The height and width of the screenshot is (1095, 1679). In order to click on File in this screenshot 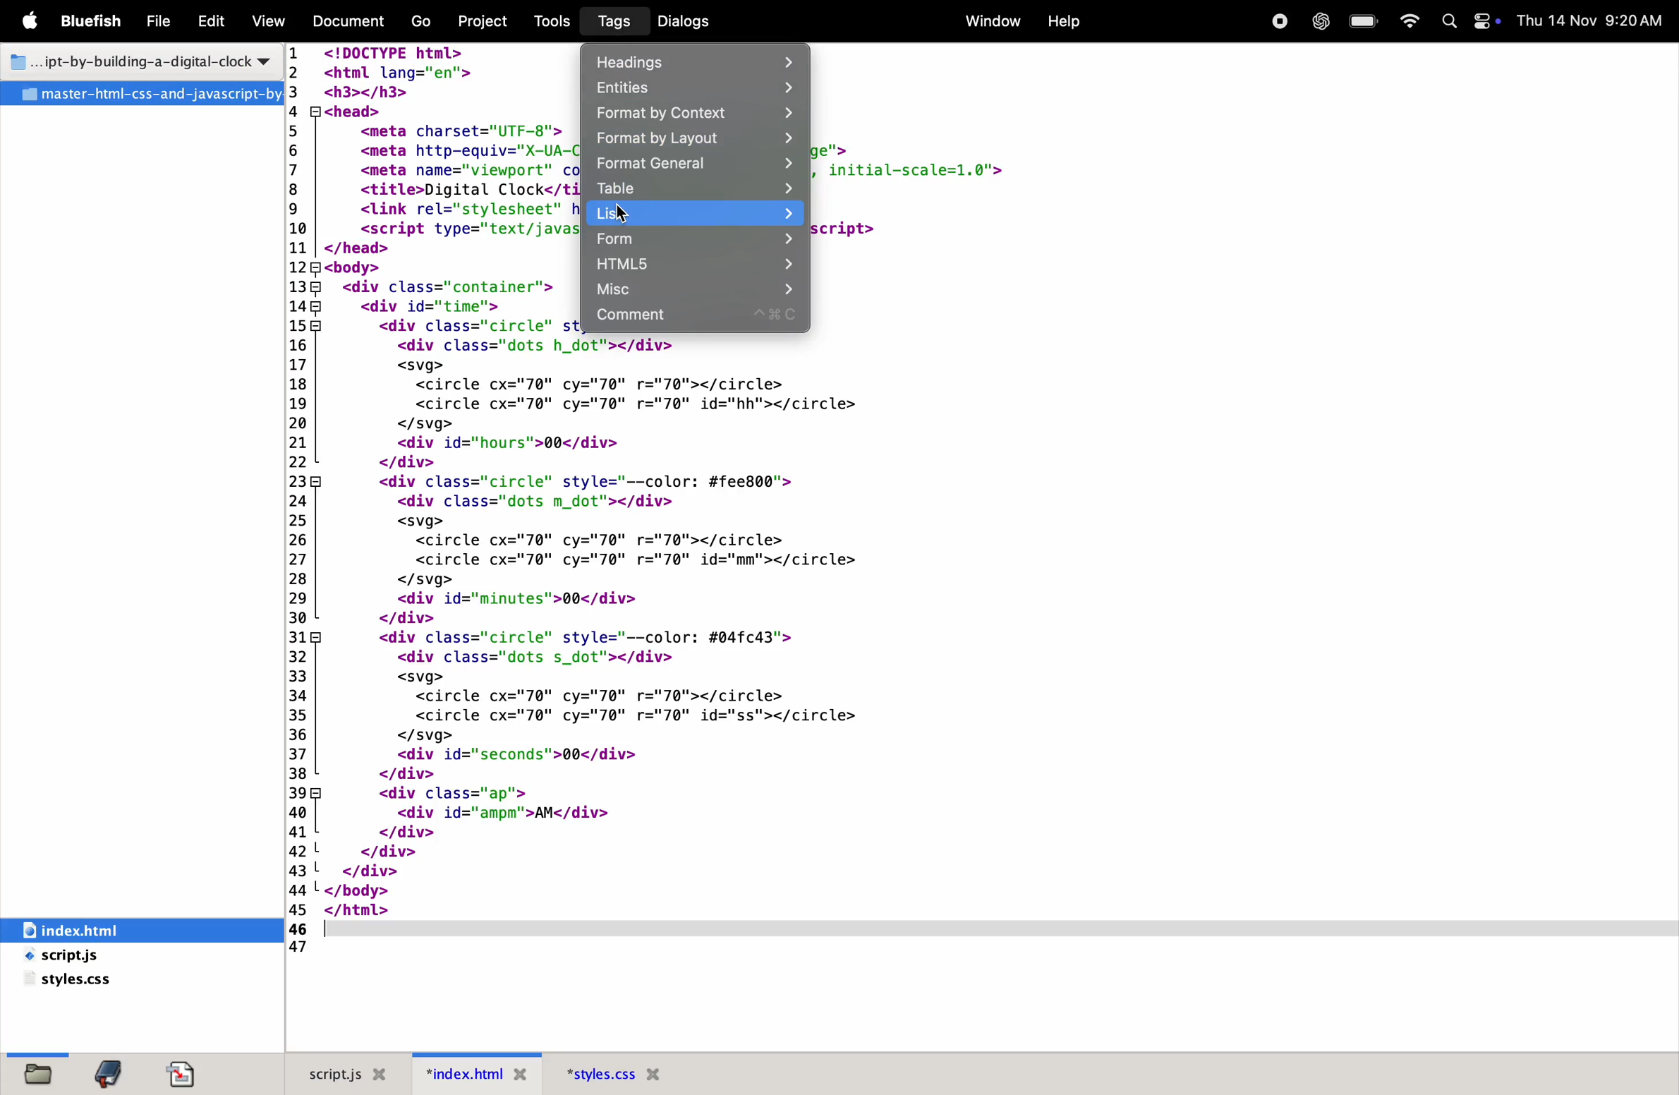, I will do `click(160, 23)`.